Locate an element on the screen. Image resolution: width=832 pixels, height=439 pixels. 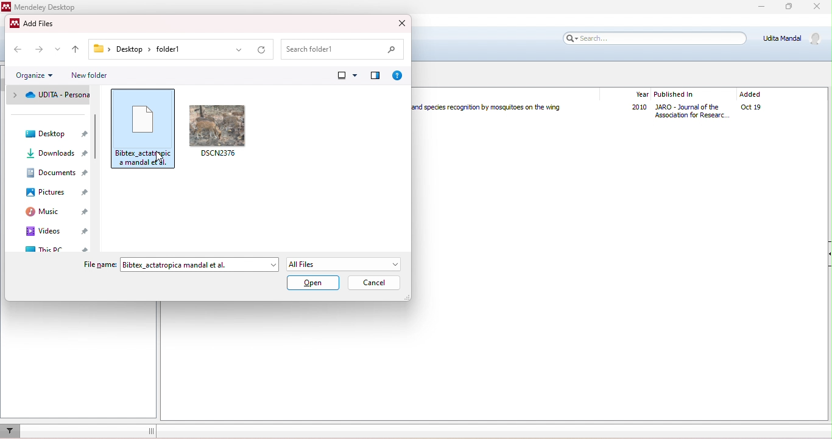
added is located at coordinates (750, 95).